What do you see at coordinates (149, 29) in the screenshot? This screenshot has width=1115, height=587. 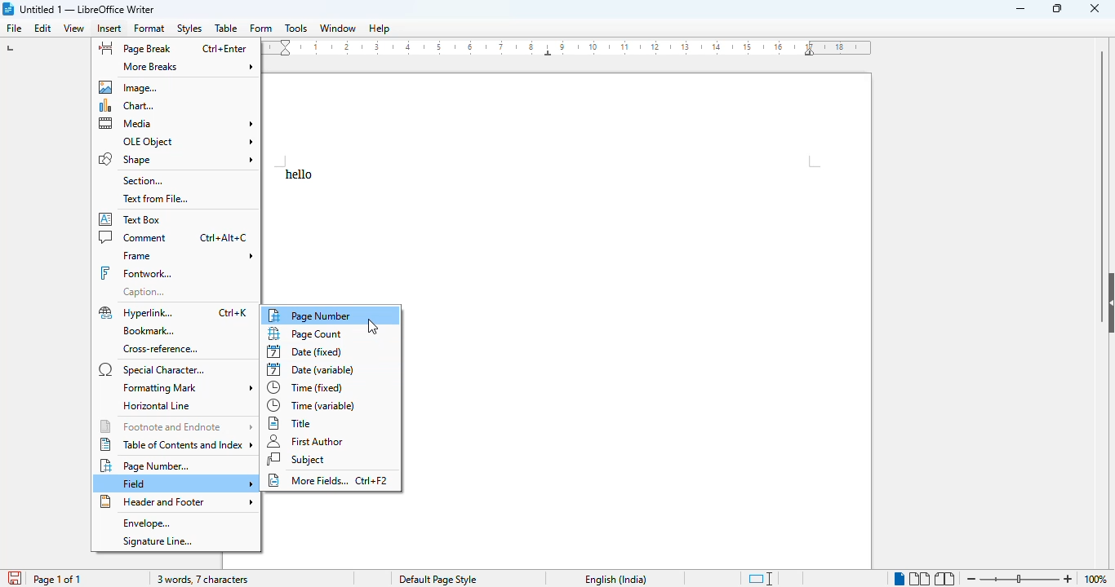 I see `format` at bounding box center [149, 29].